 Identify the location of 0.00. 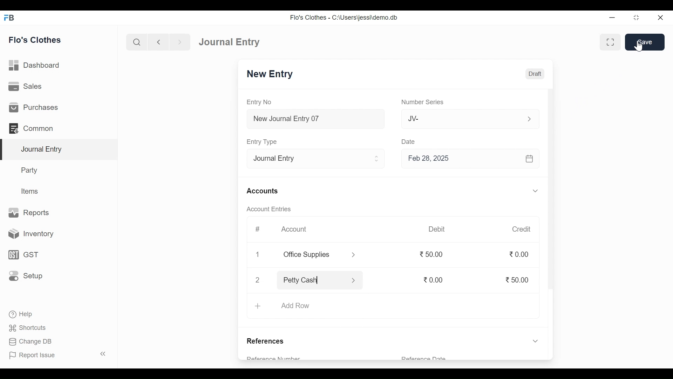
(434, 279).